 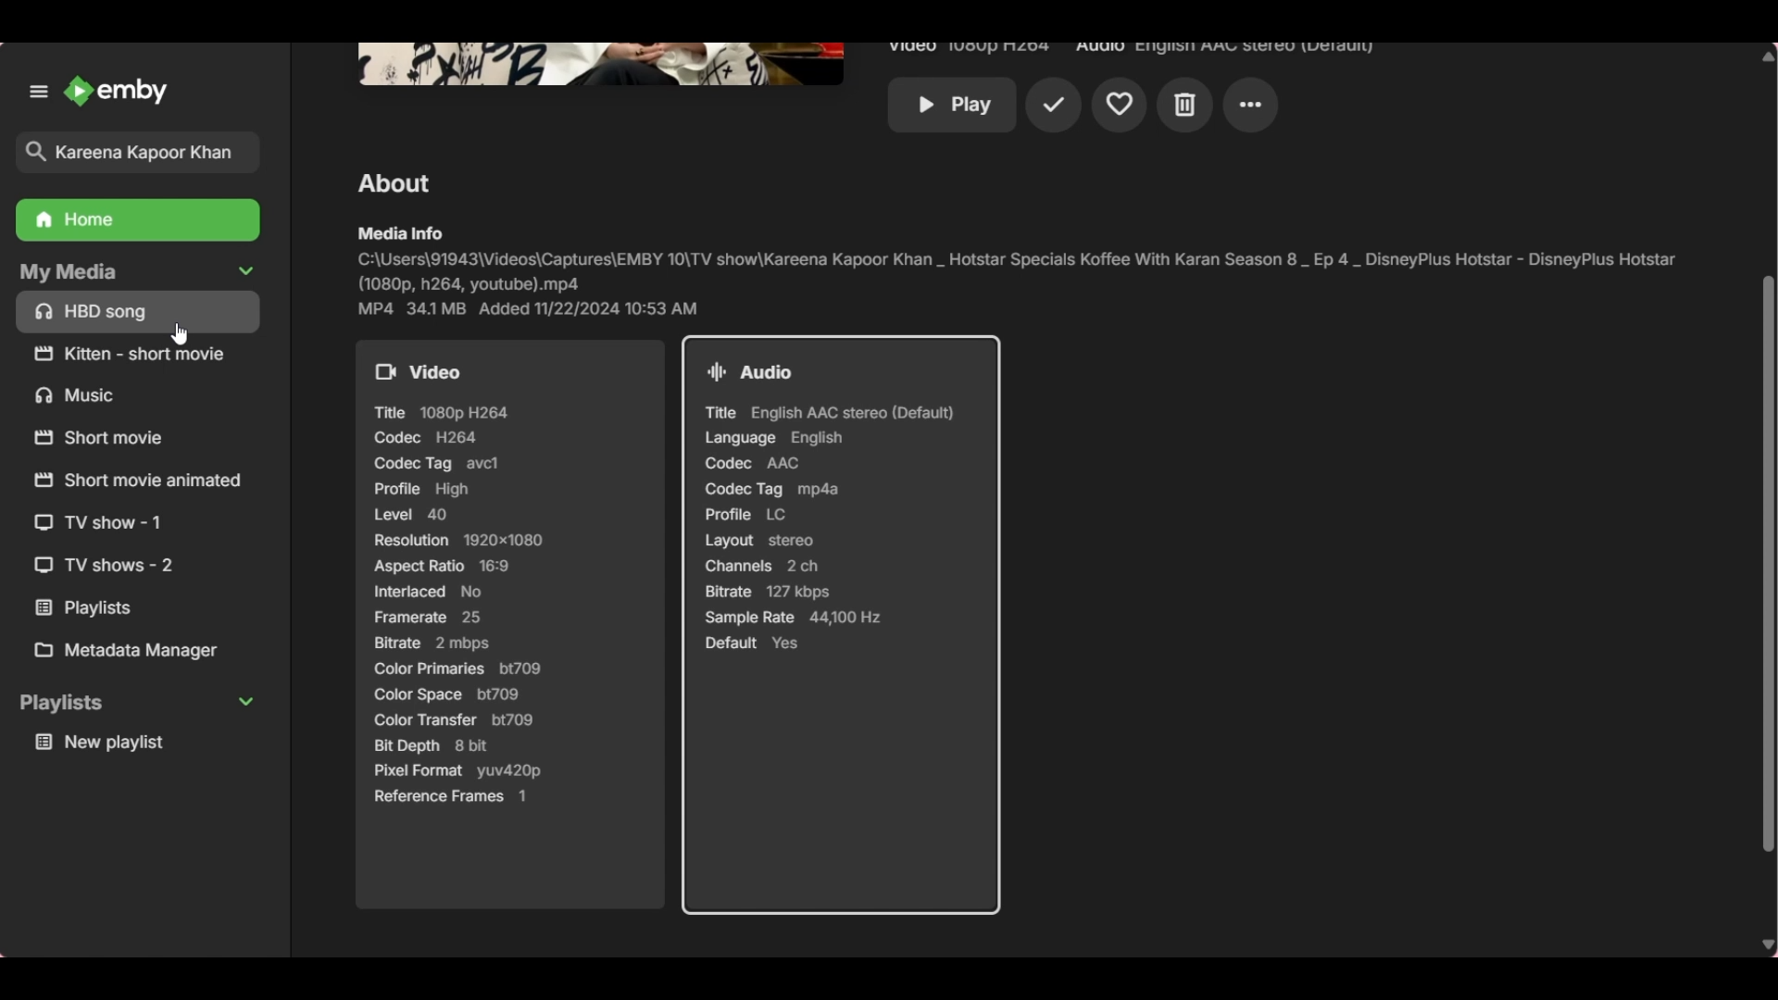 I want to click on Collapse Playlists, so click(x=136, y=703).